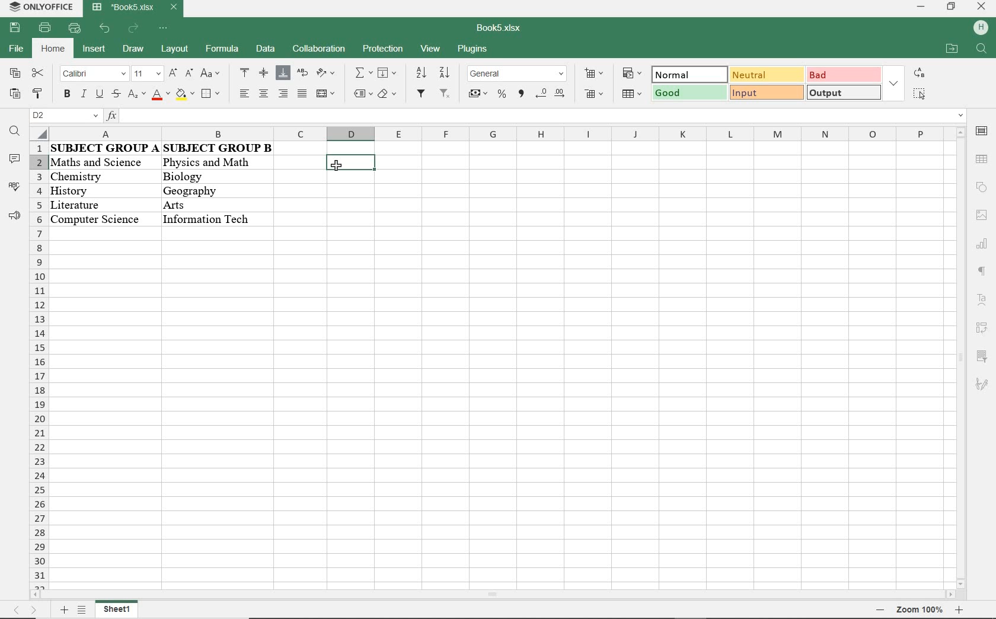 This screenshot has width=996, height=619. Describe the element at coordinates (106, 29) in the screenshot. I see `undo` at that location.